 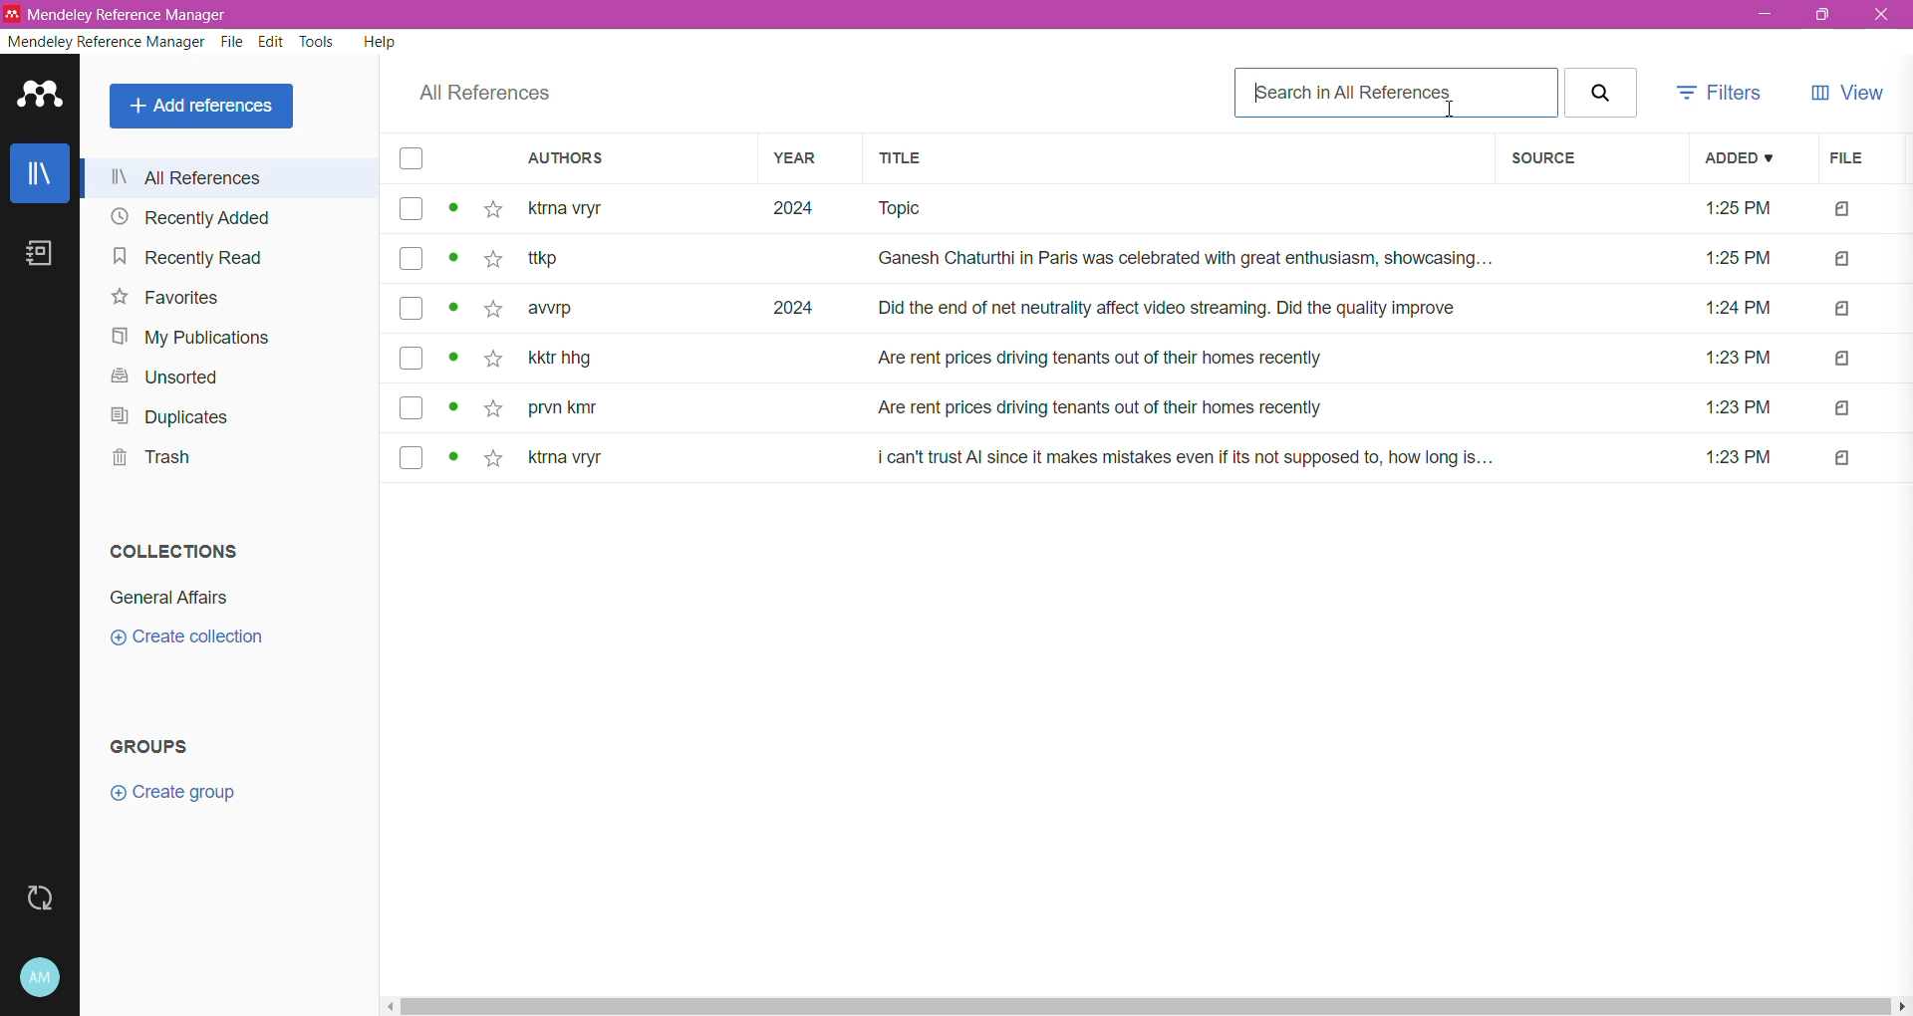 What do you see at coordinates (42, 901) in the screenshot?
I see `Last Sync` at bounding box center [42, 901].